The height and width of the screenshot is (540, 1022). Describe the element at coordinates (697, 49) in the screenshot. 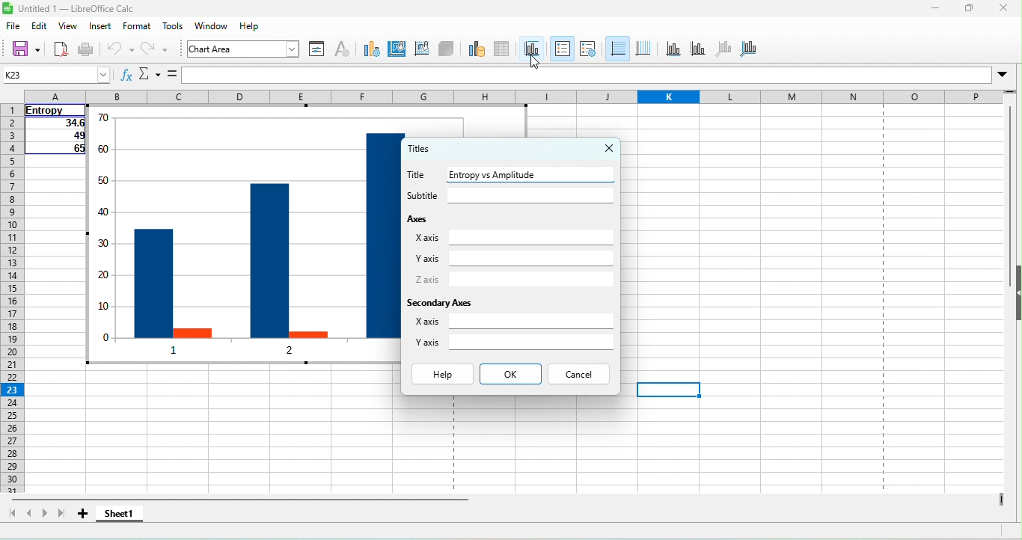

I see `y axis` at that location.